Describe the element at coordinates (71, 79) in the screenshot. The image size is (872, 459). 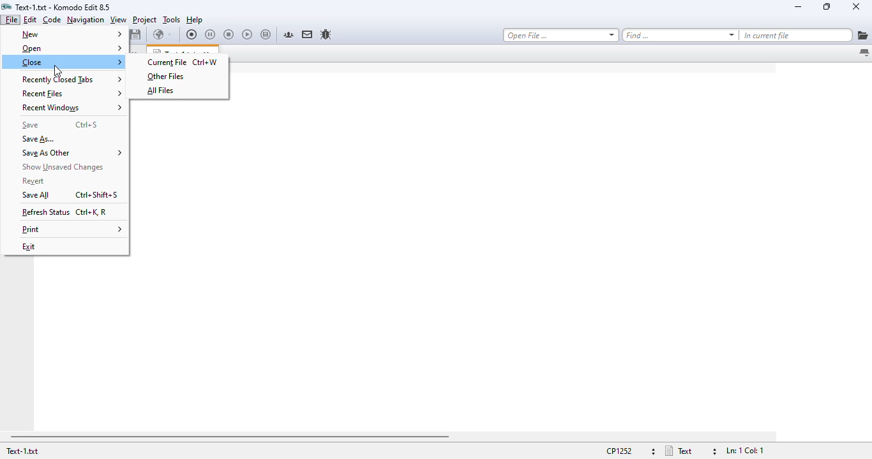
I see `recently closed tabs` at that location.